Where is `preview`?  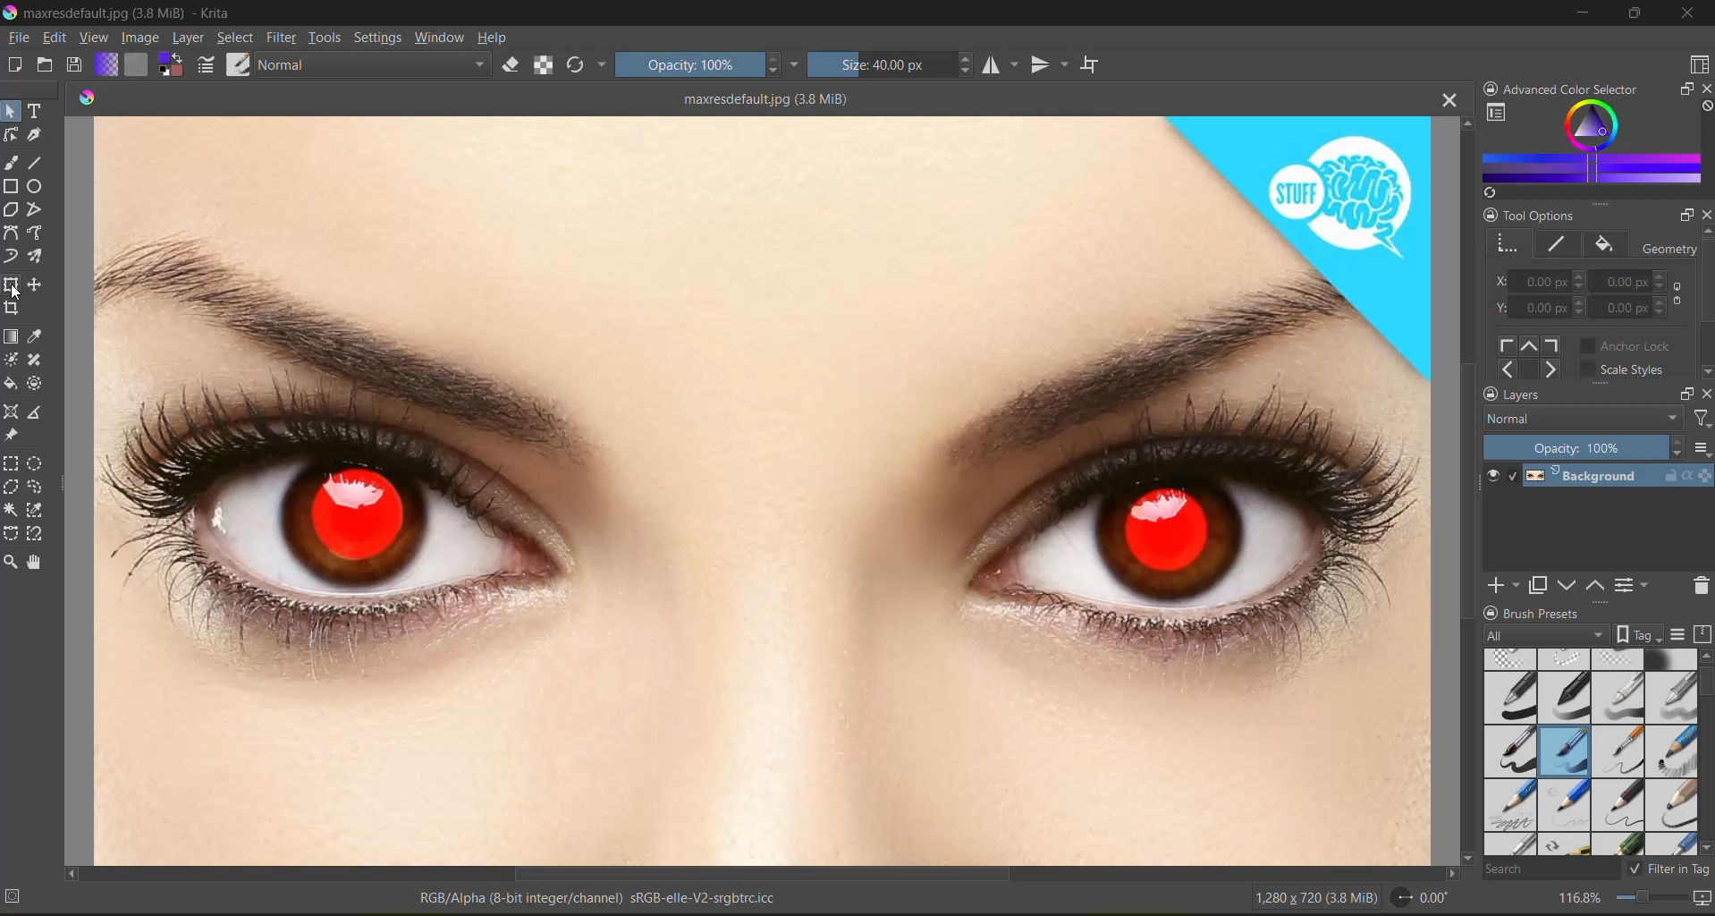 preview is located at coordinates (1492, 477).